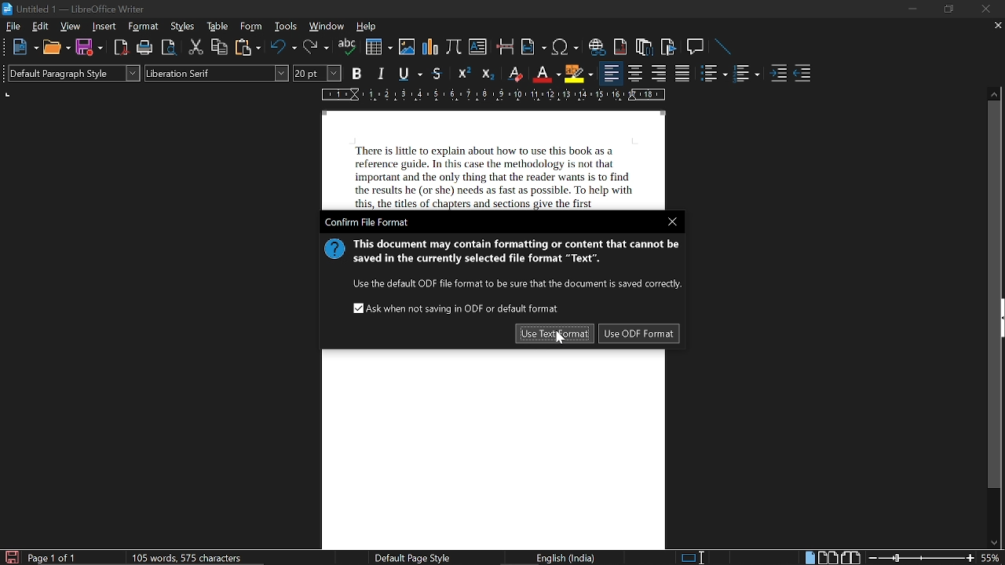  Describe the element at coordinates (991, 543) in the screenshot. I see `move down` at that location.